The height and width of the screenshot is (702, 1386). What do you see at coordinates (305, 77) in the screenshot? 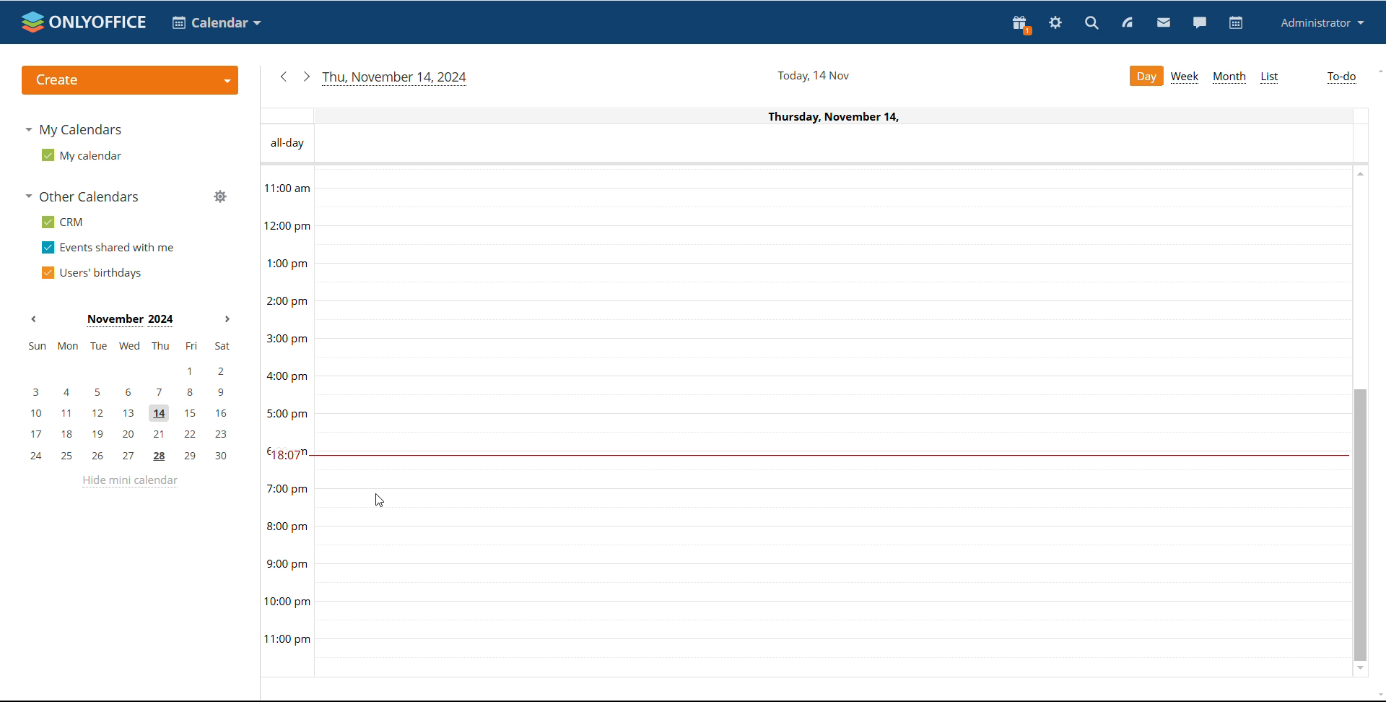
I see `next date` at bounding box center [305, 77].